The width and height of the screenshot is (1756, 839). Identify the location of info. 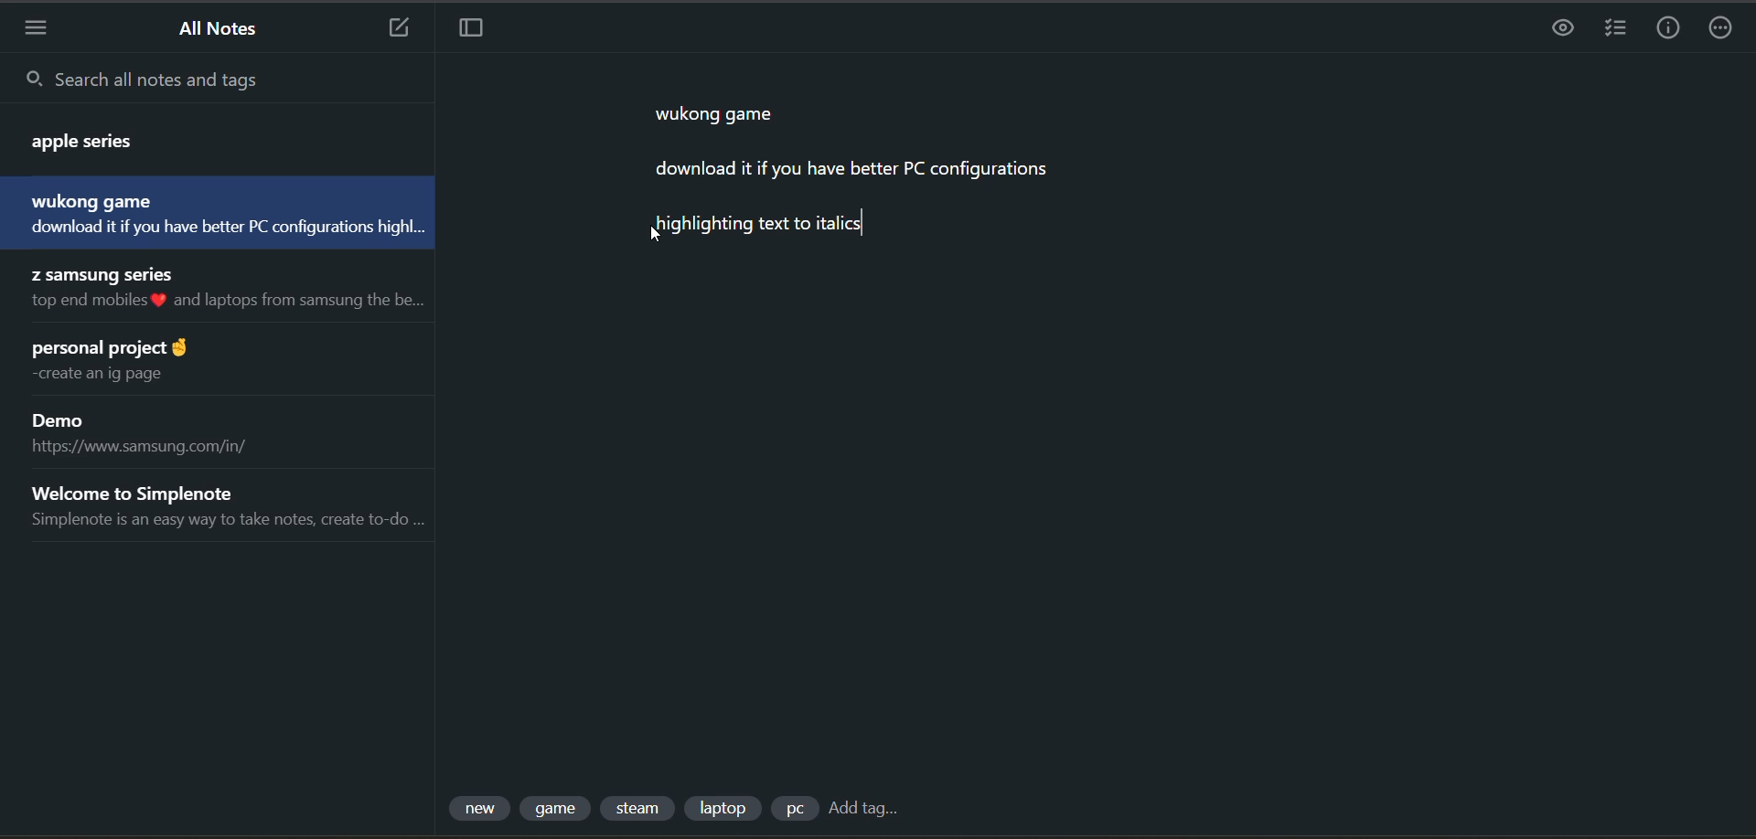
(1667, 29).